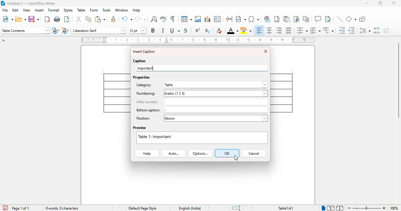  I want to click on close, so click(394, 3).